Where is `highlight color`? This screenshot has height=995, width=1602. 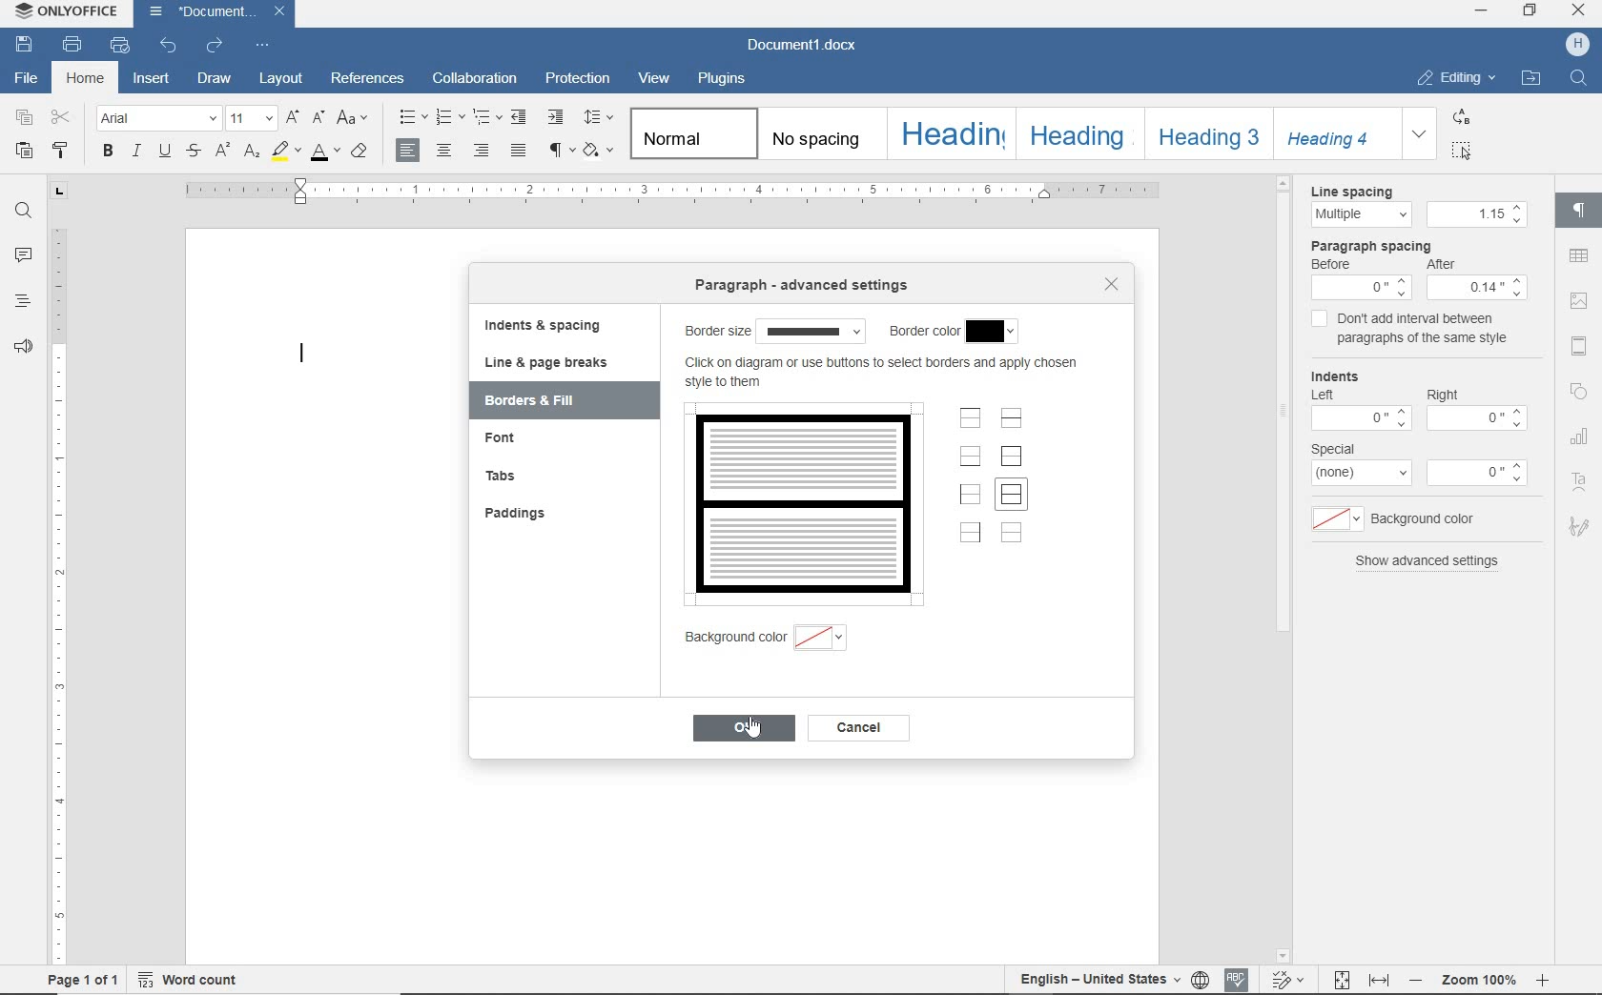
highlight color is located at coordinates (284, 152).